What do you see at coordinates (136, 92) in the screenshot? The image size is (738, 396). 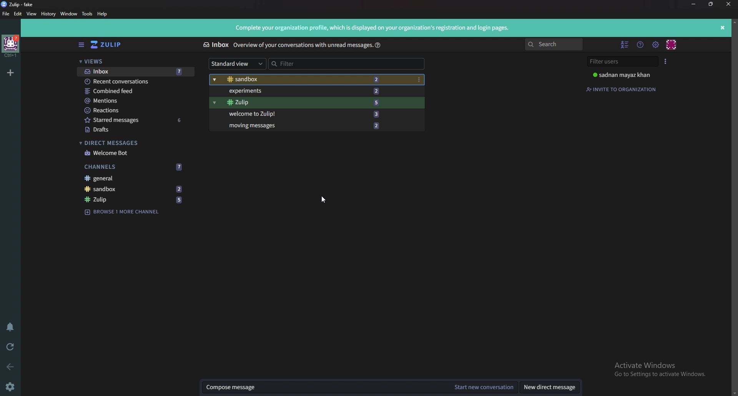 I see `Combine feed` at bounding box center [136, 92].